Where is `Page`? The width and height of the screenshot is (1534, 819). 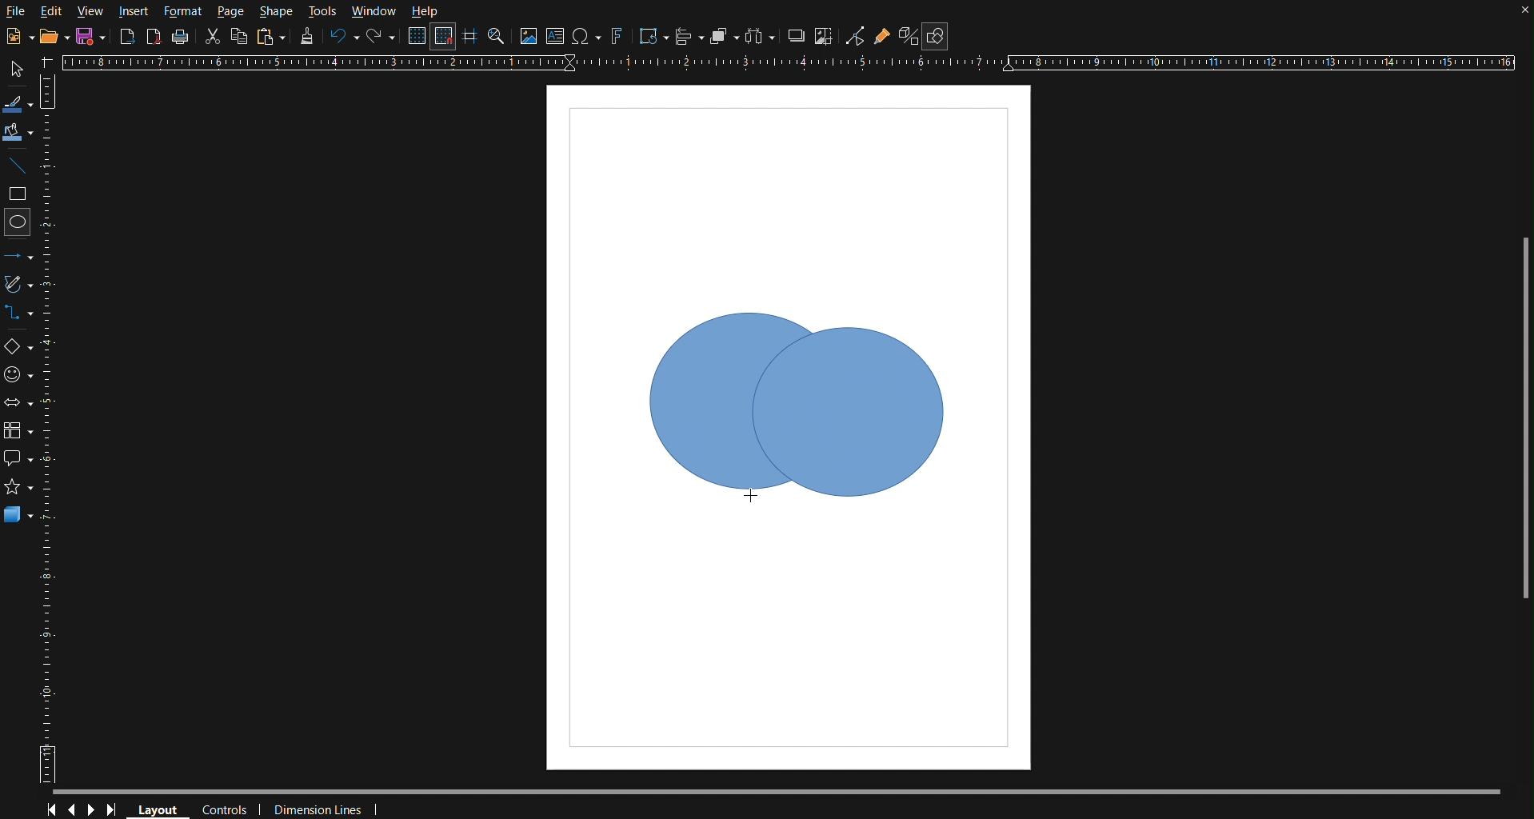
Page is located at coordinates (233, 11).